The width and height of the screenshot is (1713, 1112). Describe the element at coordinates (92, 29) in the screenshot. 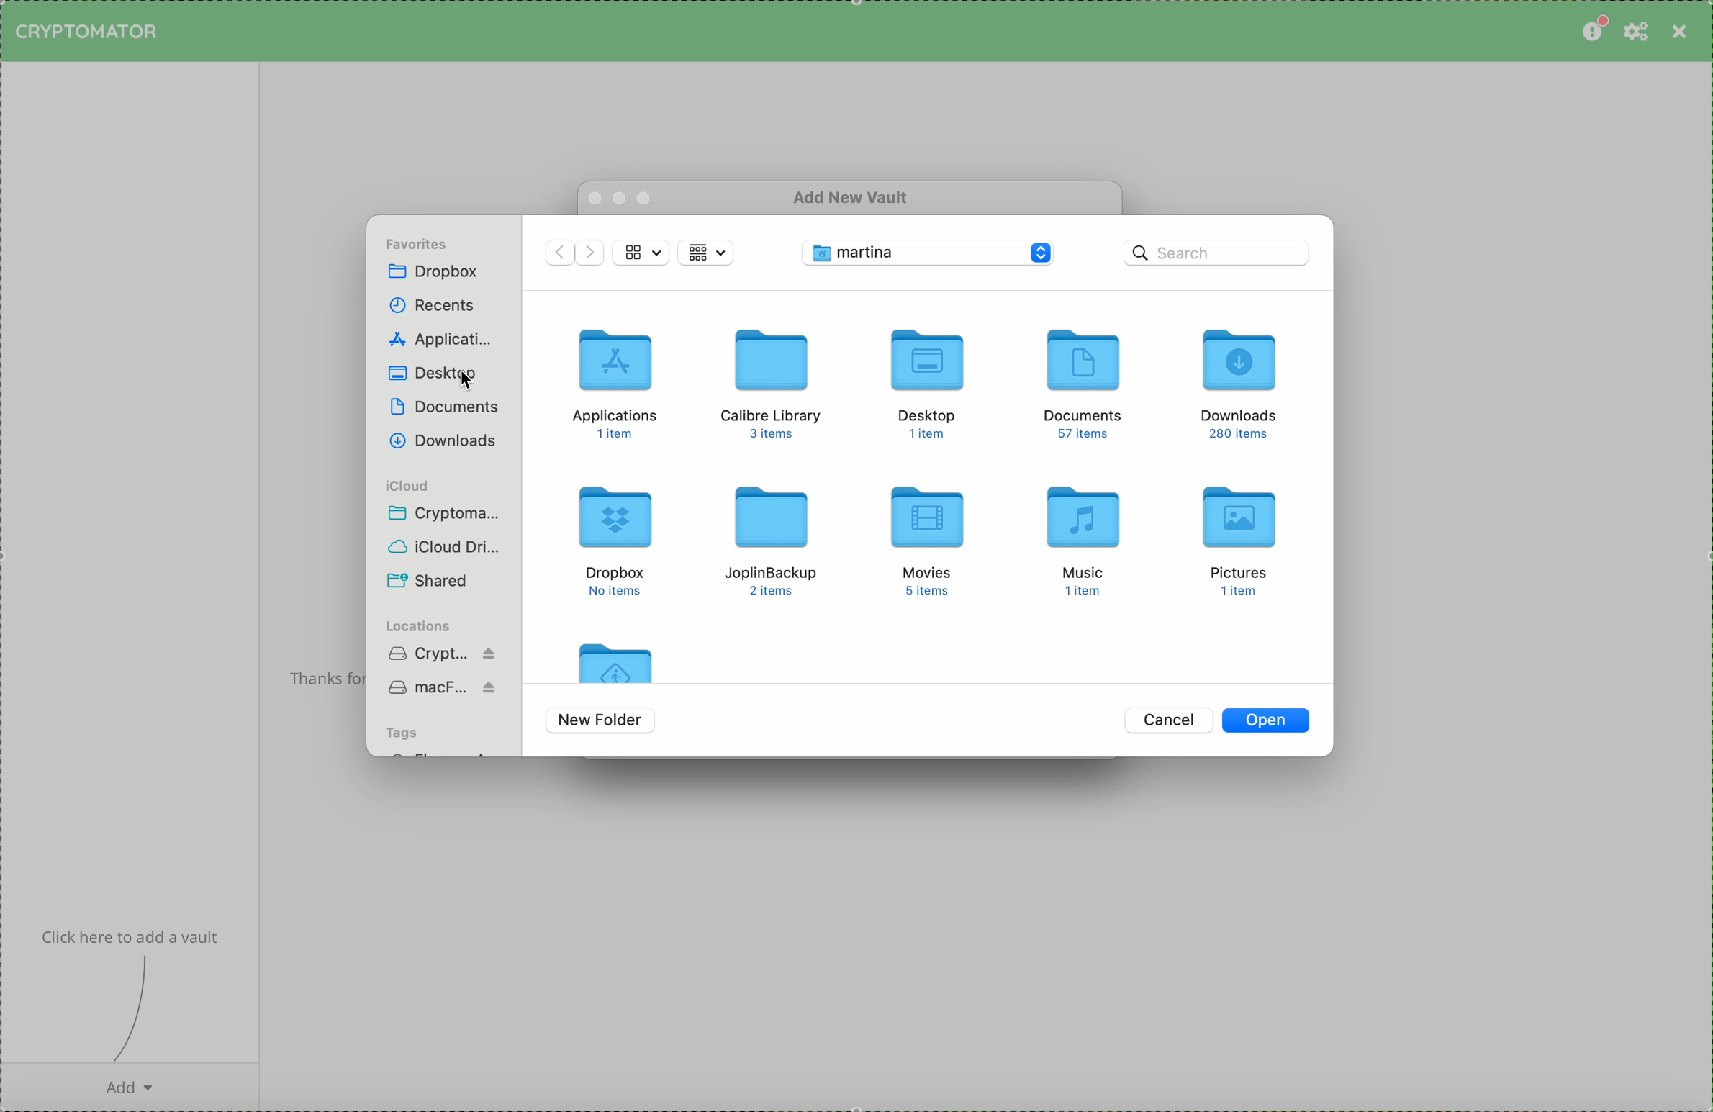

I see `cryptomator` at that location.